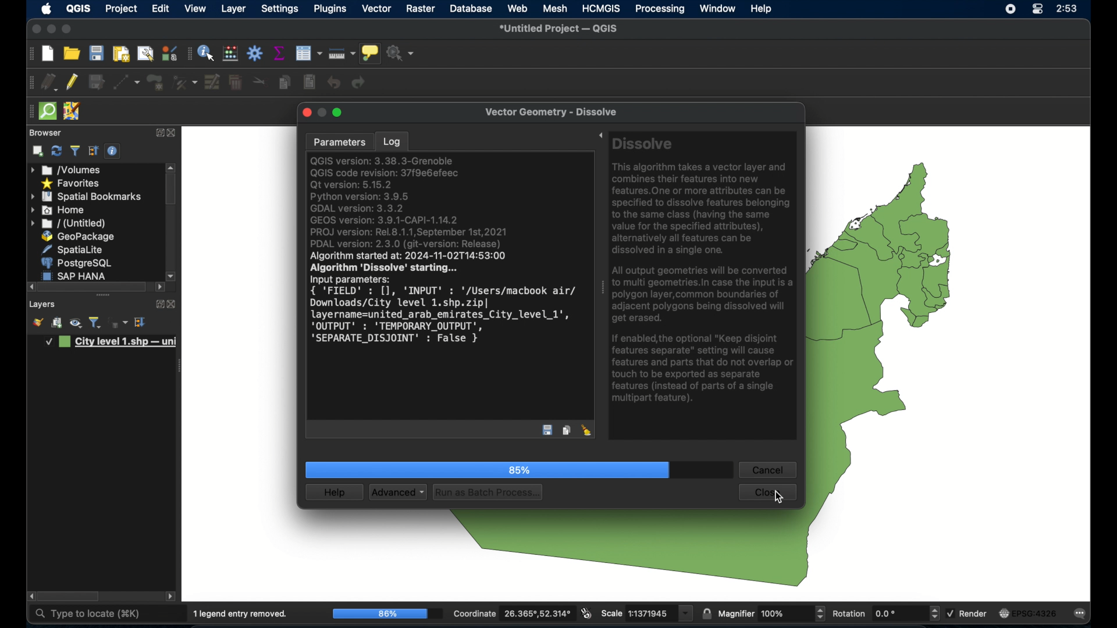  I want to click on save edits, so click(97, 83).